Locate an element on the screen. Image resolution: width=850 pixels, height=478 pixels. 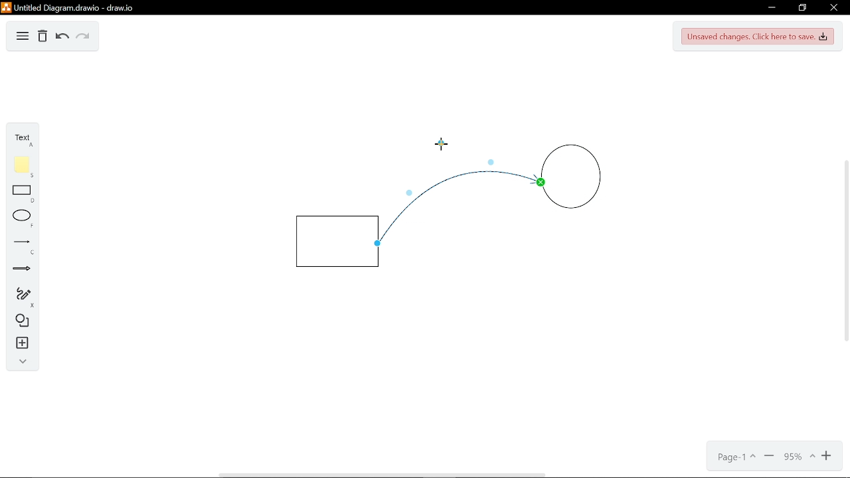
Restore down is located at coordinates (804, 8).